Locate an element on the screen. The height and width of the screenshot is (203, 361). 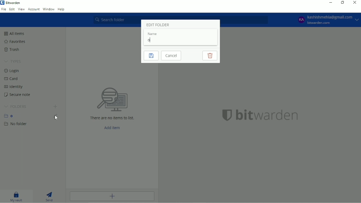
Cancel is located at coordinates (171, 56).